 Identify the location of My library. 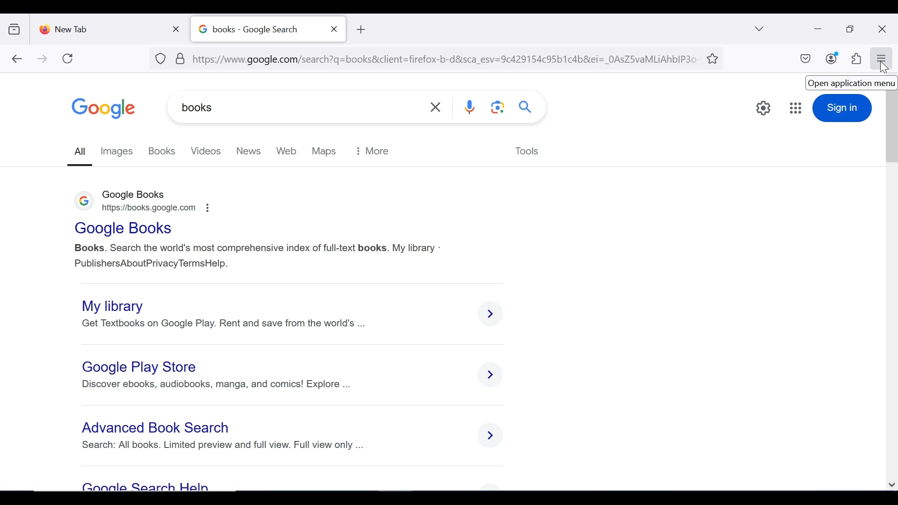
(111, 306).